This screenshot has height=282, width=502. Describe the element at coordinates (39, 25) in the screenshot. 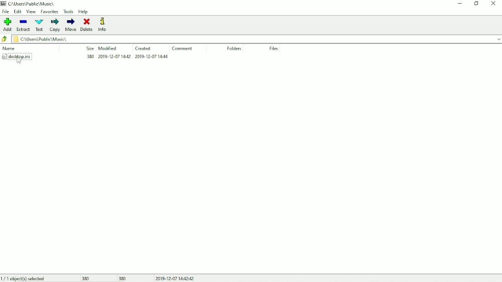

I see `Test` at that location.